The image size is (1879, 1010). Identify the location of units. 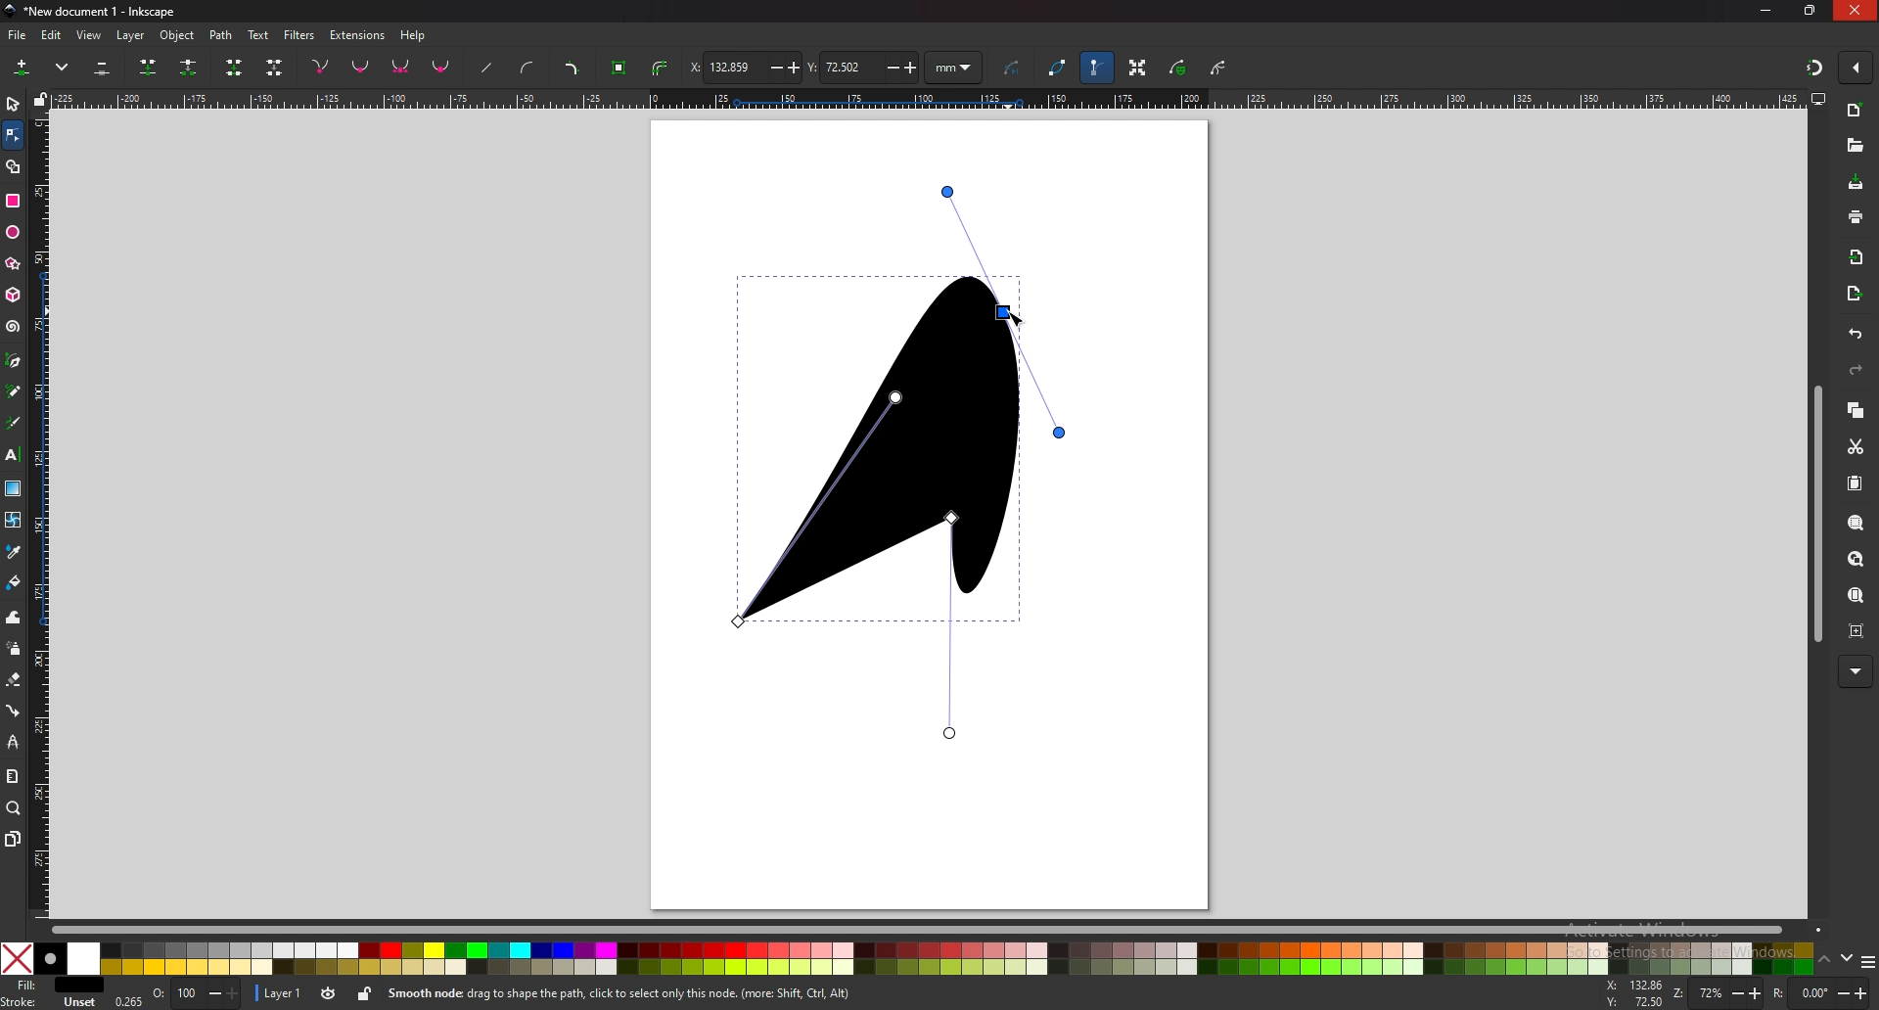
(953, 67).